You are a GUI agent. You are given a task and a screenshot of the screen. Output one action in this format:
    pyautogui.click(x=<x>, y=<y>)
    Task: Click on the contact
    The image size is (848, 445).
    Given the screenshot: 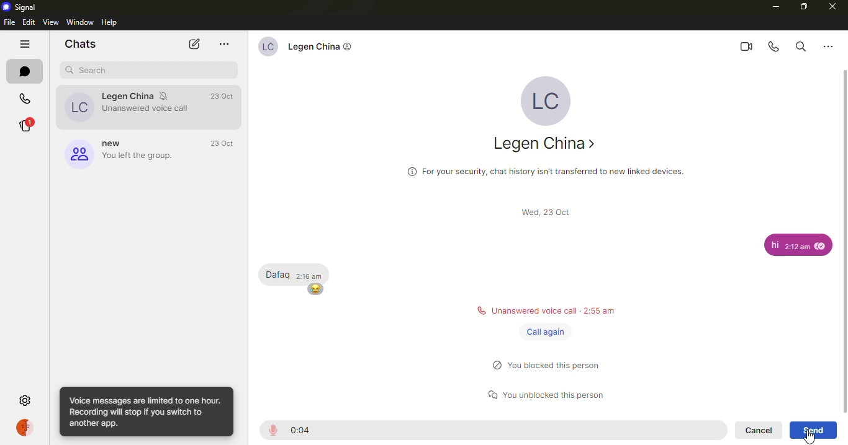 What is the action you would take?
    pyautogui.click(x=148, y=95)
    